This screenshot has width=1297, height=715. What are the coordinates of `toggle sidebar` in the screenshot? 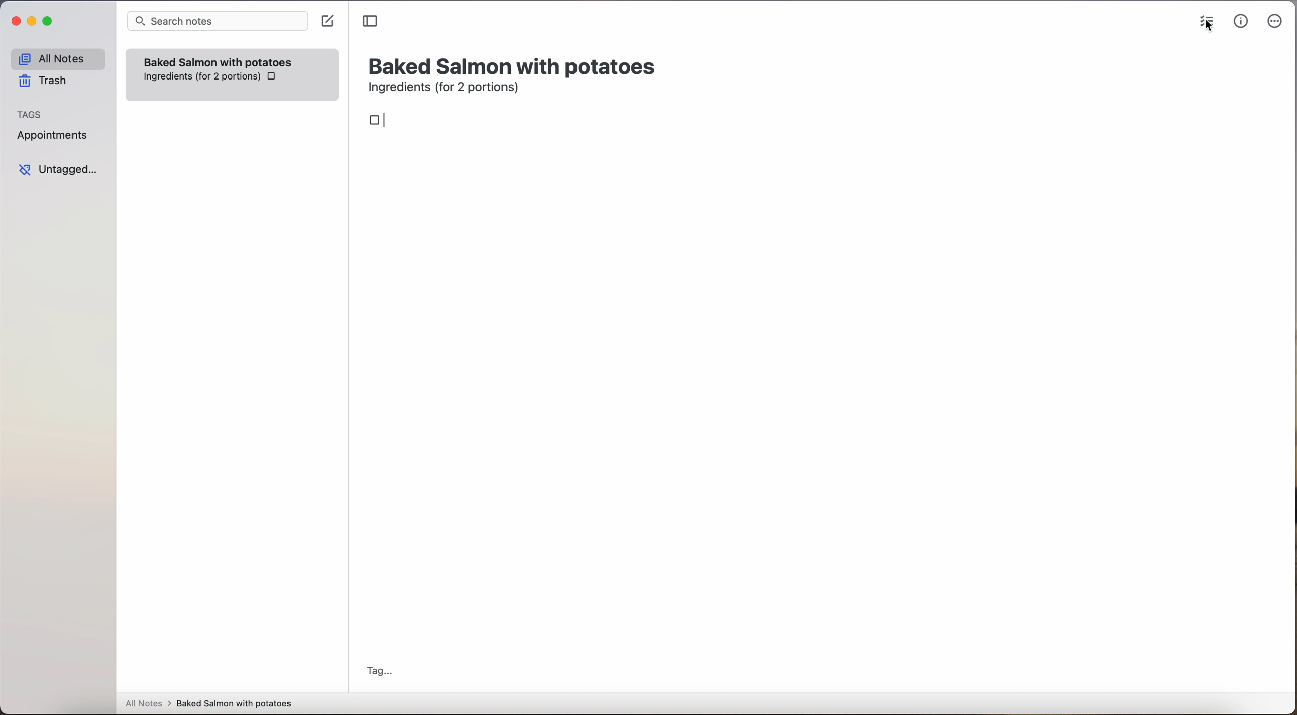 It's located at (371, 22).